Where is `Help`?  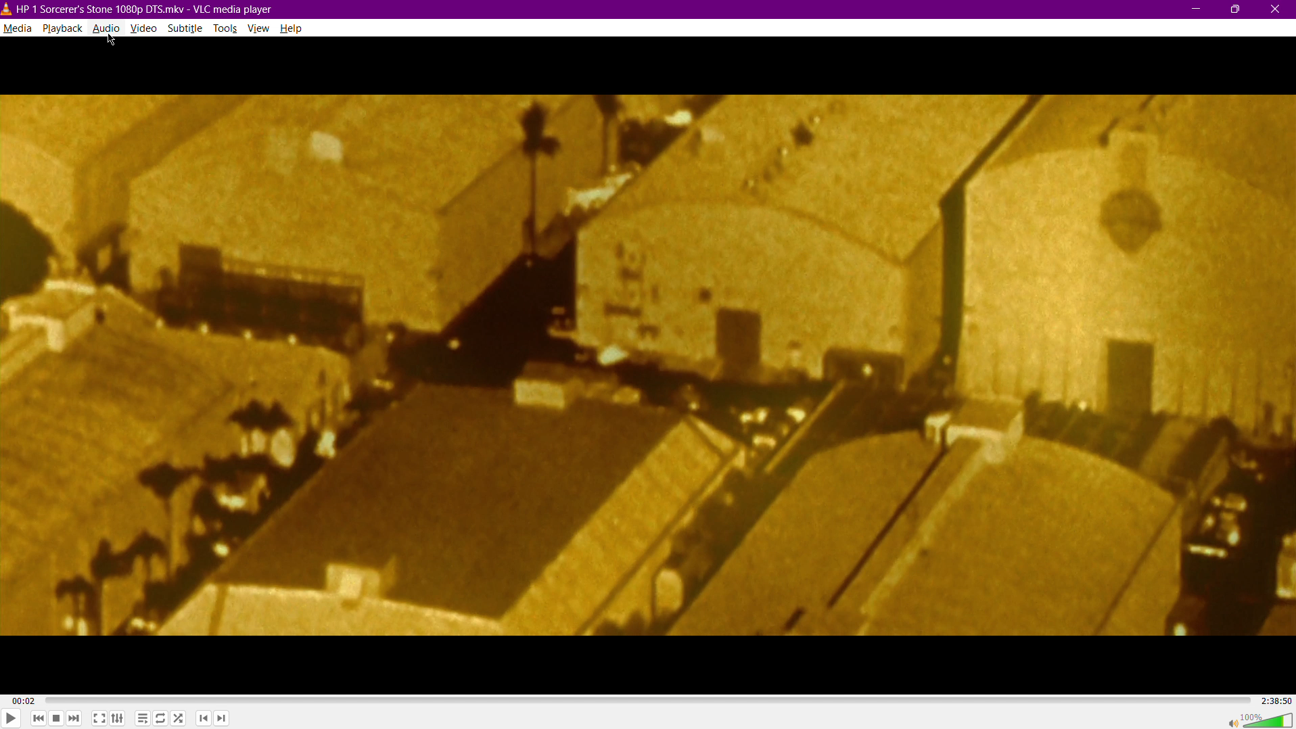
Help is located at coordinates (292, 28).